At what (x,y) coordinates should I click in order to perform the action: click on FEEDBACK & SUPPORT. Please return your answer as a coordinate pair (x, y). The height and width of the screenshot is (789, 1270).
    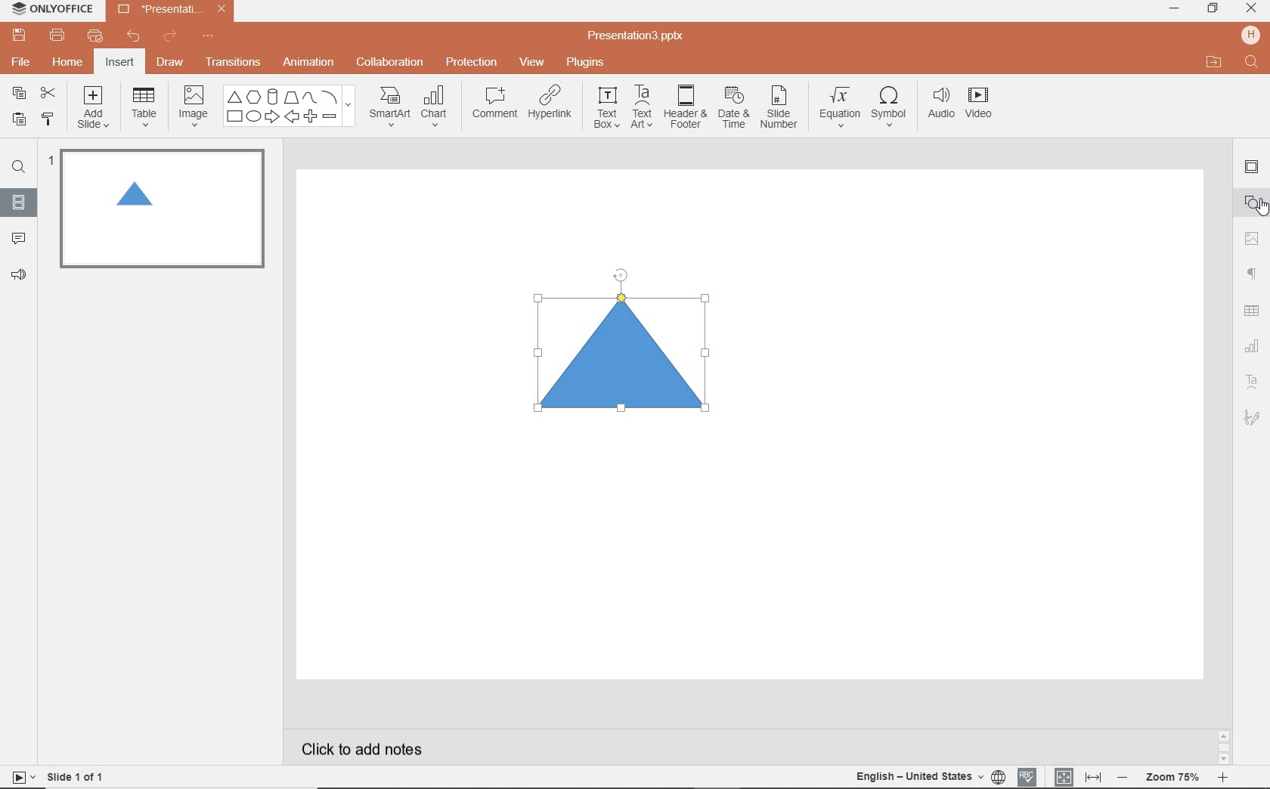
    Looking at the image, I should click on (21, 274).